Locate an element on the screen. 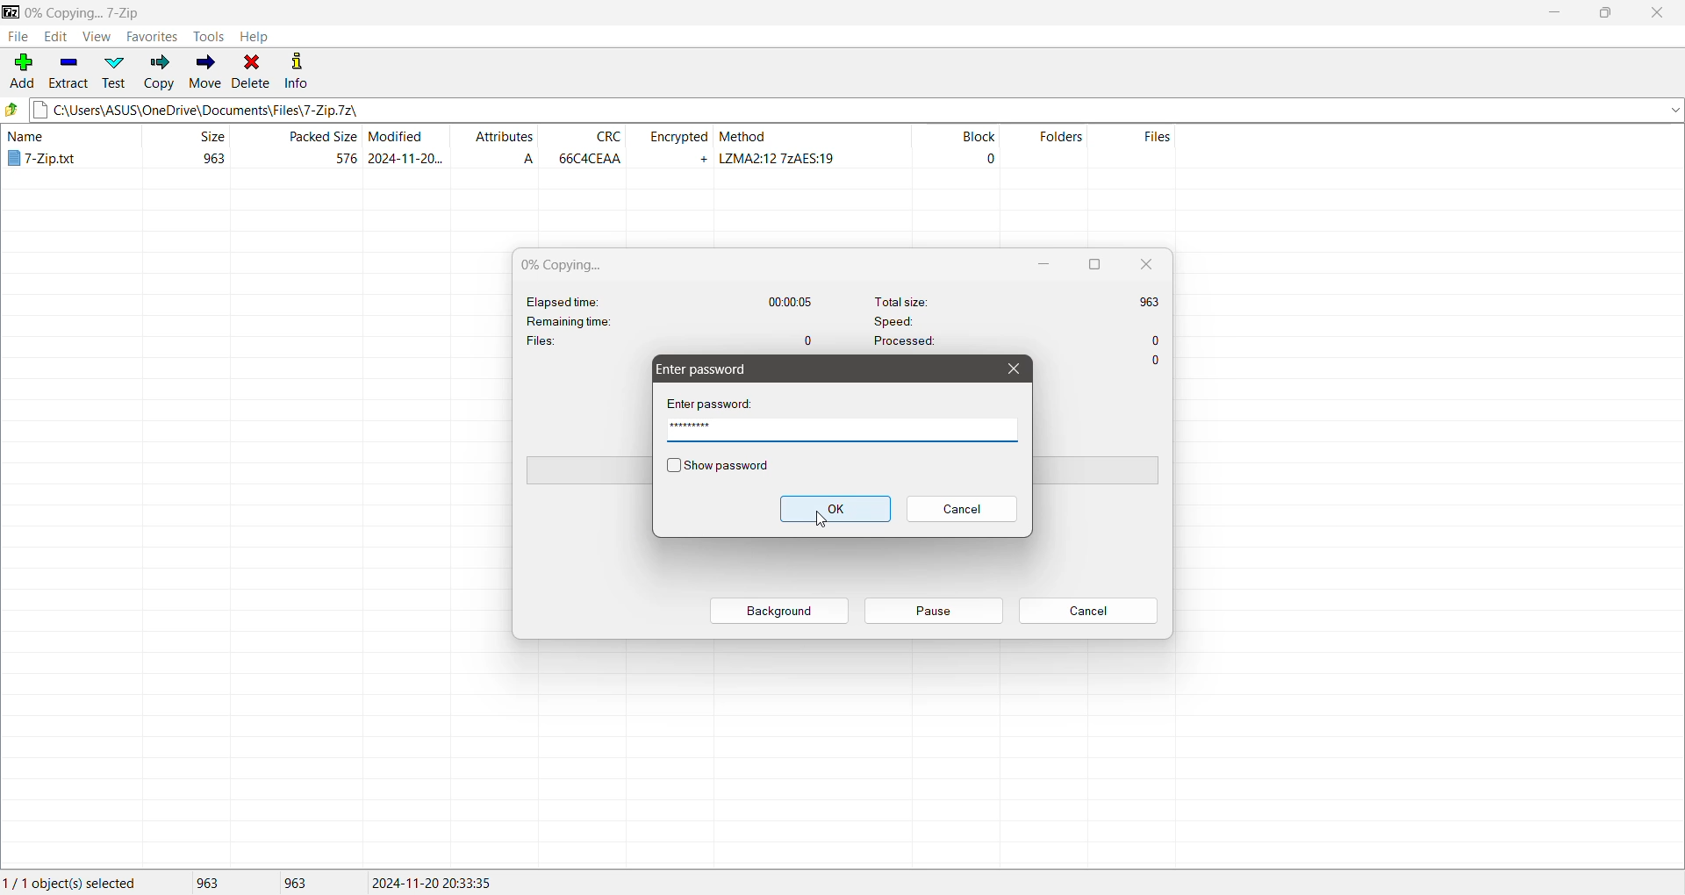 This screenshot has width=1685, height=895. Speed is located at coordinates (1008, 320).